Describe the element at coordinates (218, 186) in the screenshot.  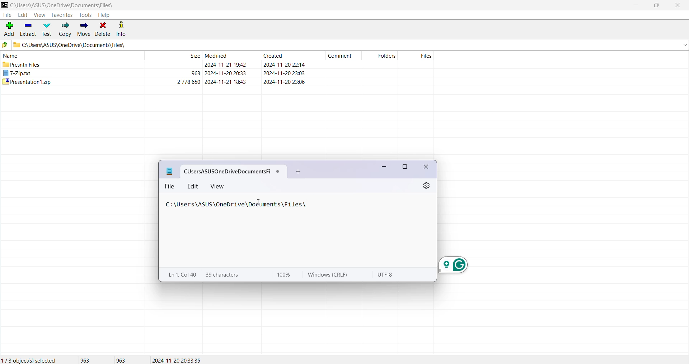
I see `View` at that location.